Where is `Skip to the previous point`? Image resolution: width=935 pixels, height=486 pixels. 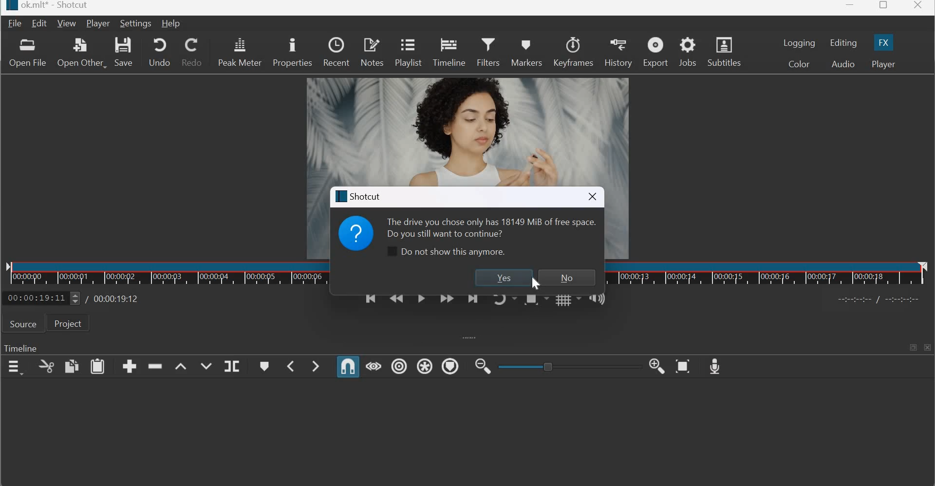
Skip to the previous point is located at coordinates (369, 303).